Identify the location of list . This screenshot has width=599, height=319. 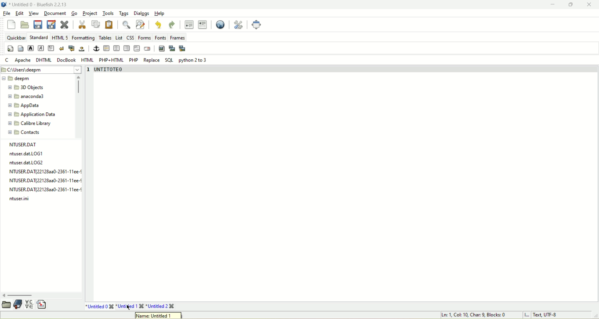
(119, 38).